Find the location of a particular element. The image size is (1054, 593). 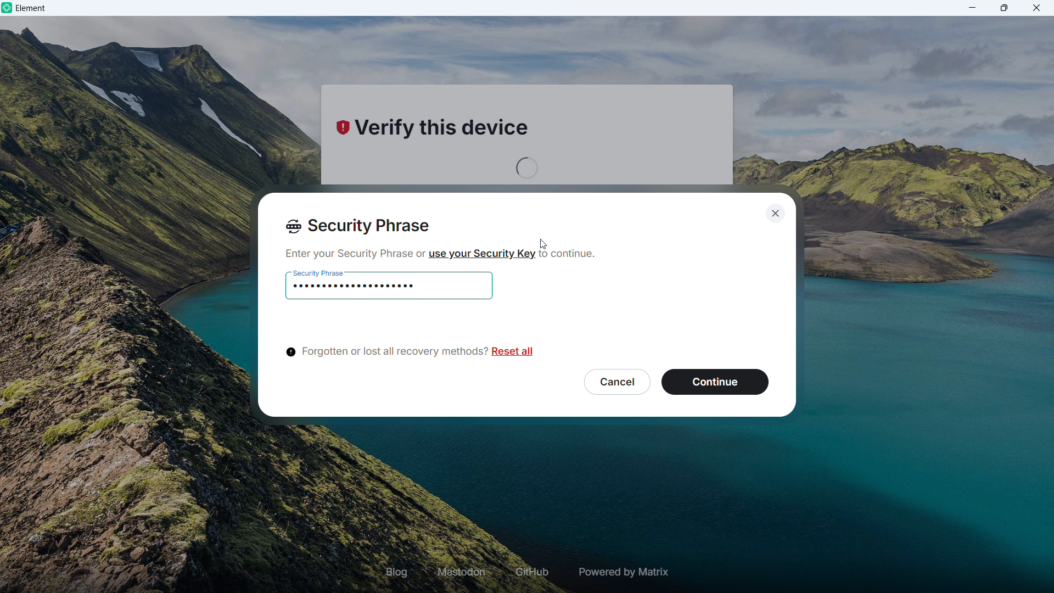

Reset all  is located at coordinates (515, 353).